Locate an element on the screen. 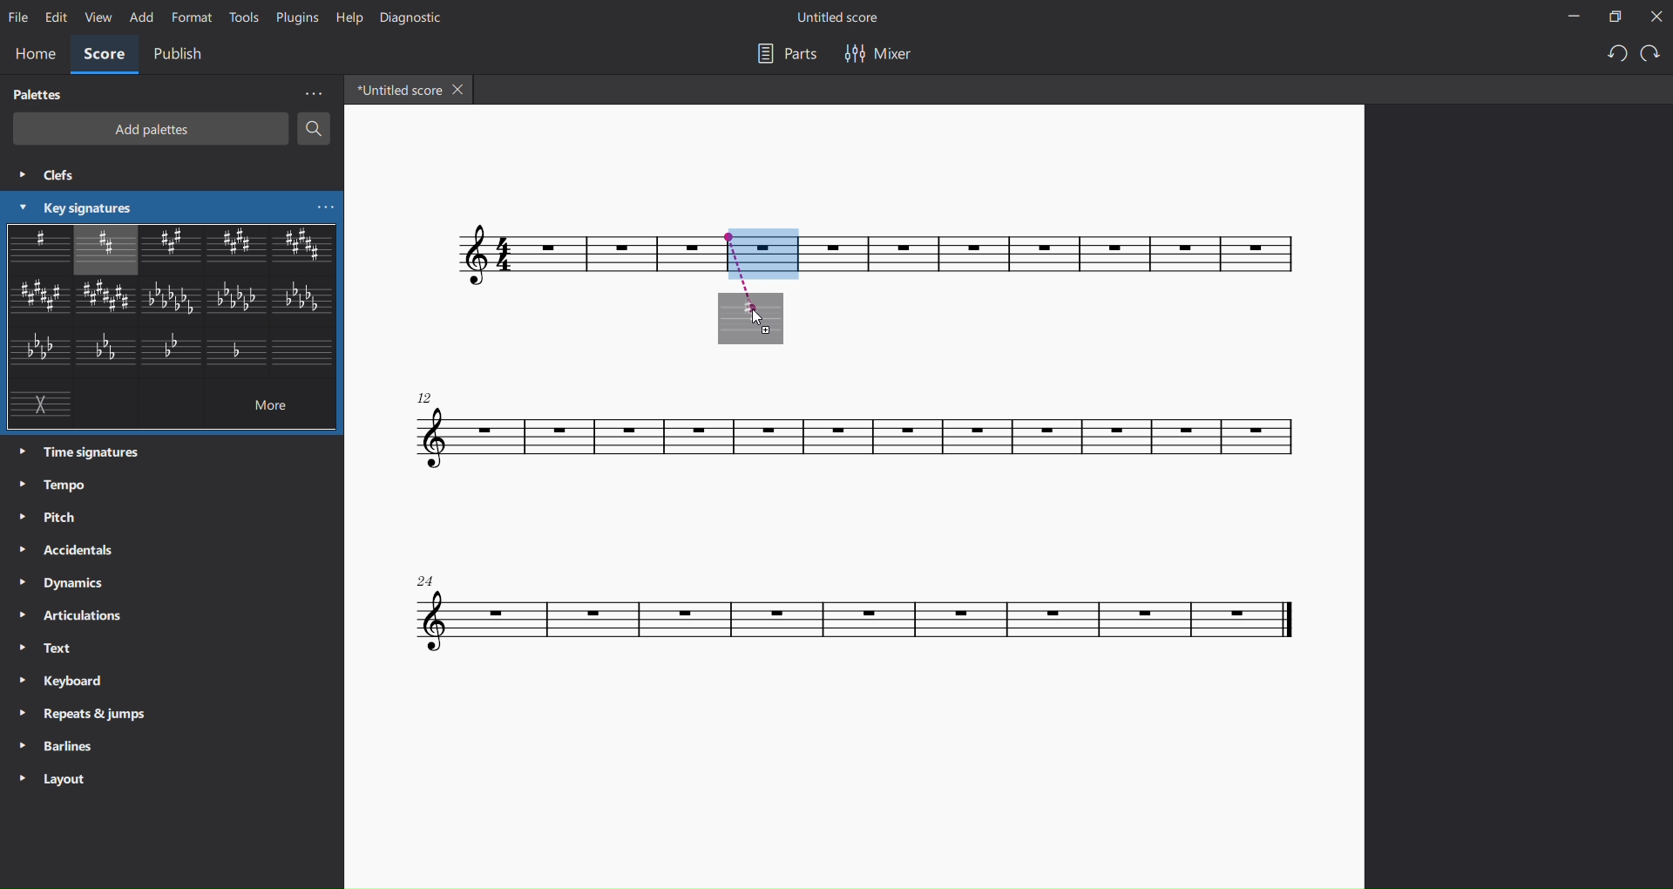 The width and height of the screenshot is (1673, 889). accidentals is located at coordinates (71, 550).